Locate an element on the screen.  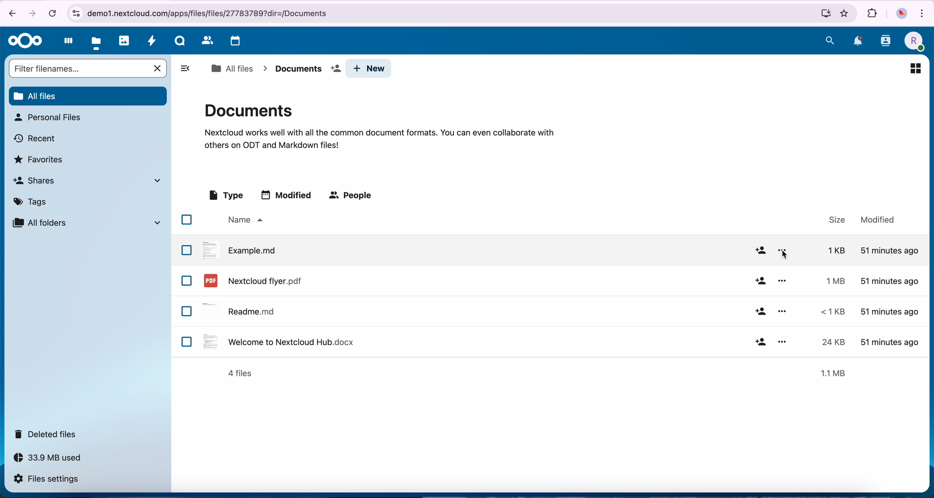
contacts is located at coordinates (206, 41).